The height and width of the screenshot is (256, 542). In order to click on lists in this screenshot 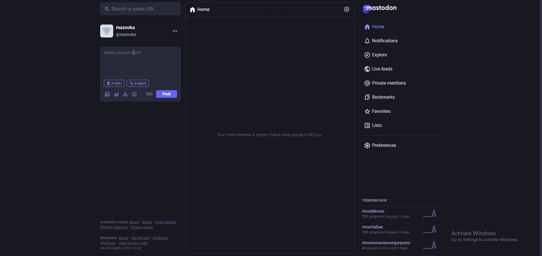, I will do `click(392, 125)`.